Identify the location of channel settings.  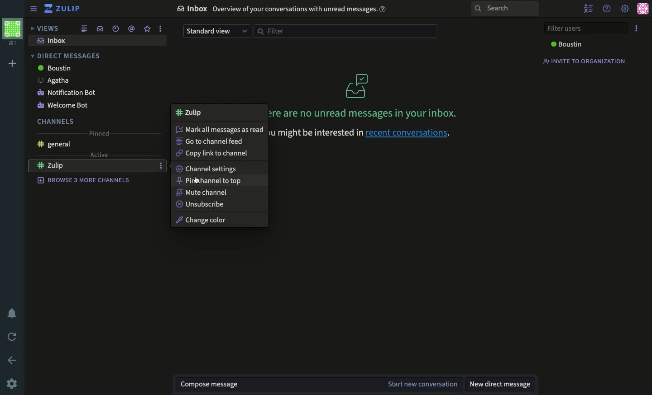
(206, 169).